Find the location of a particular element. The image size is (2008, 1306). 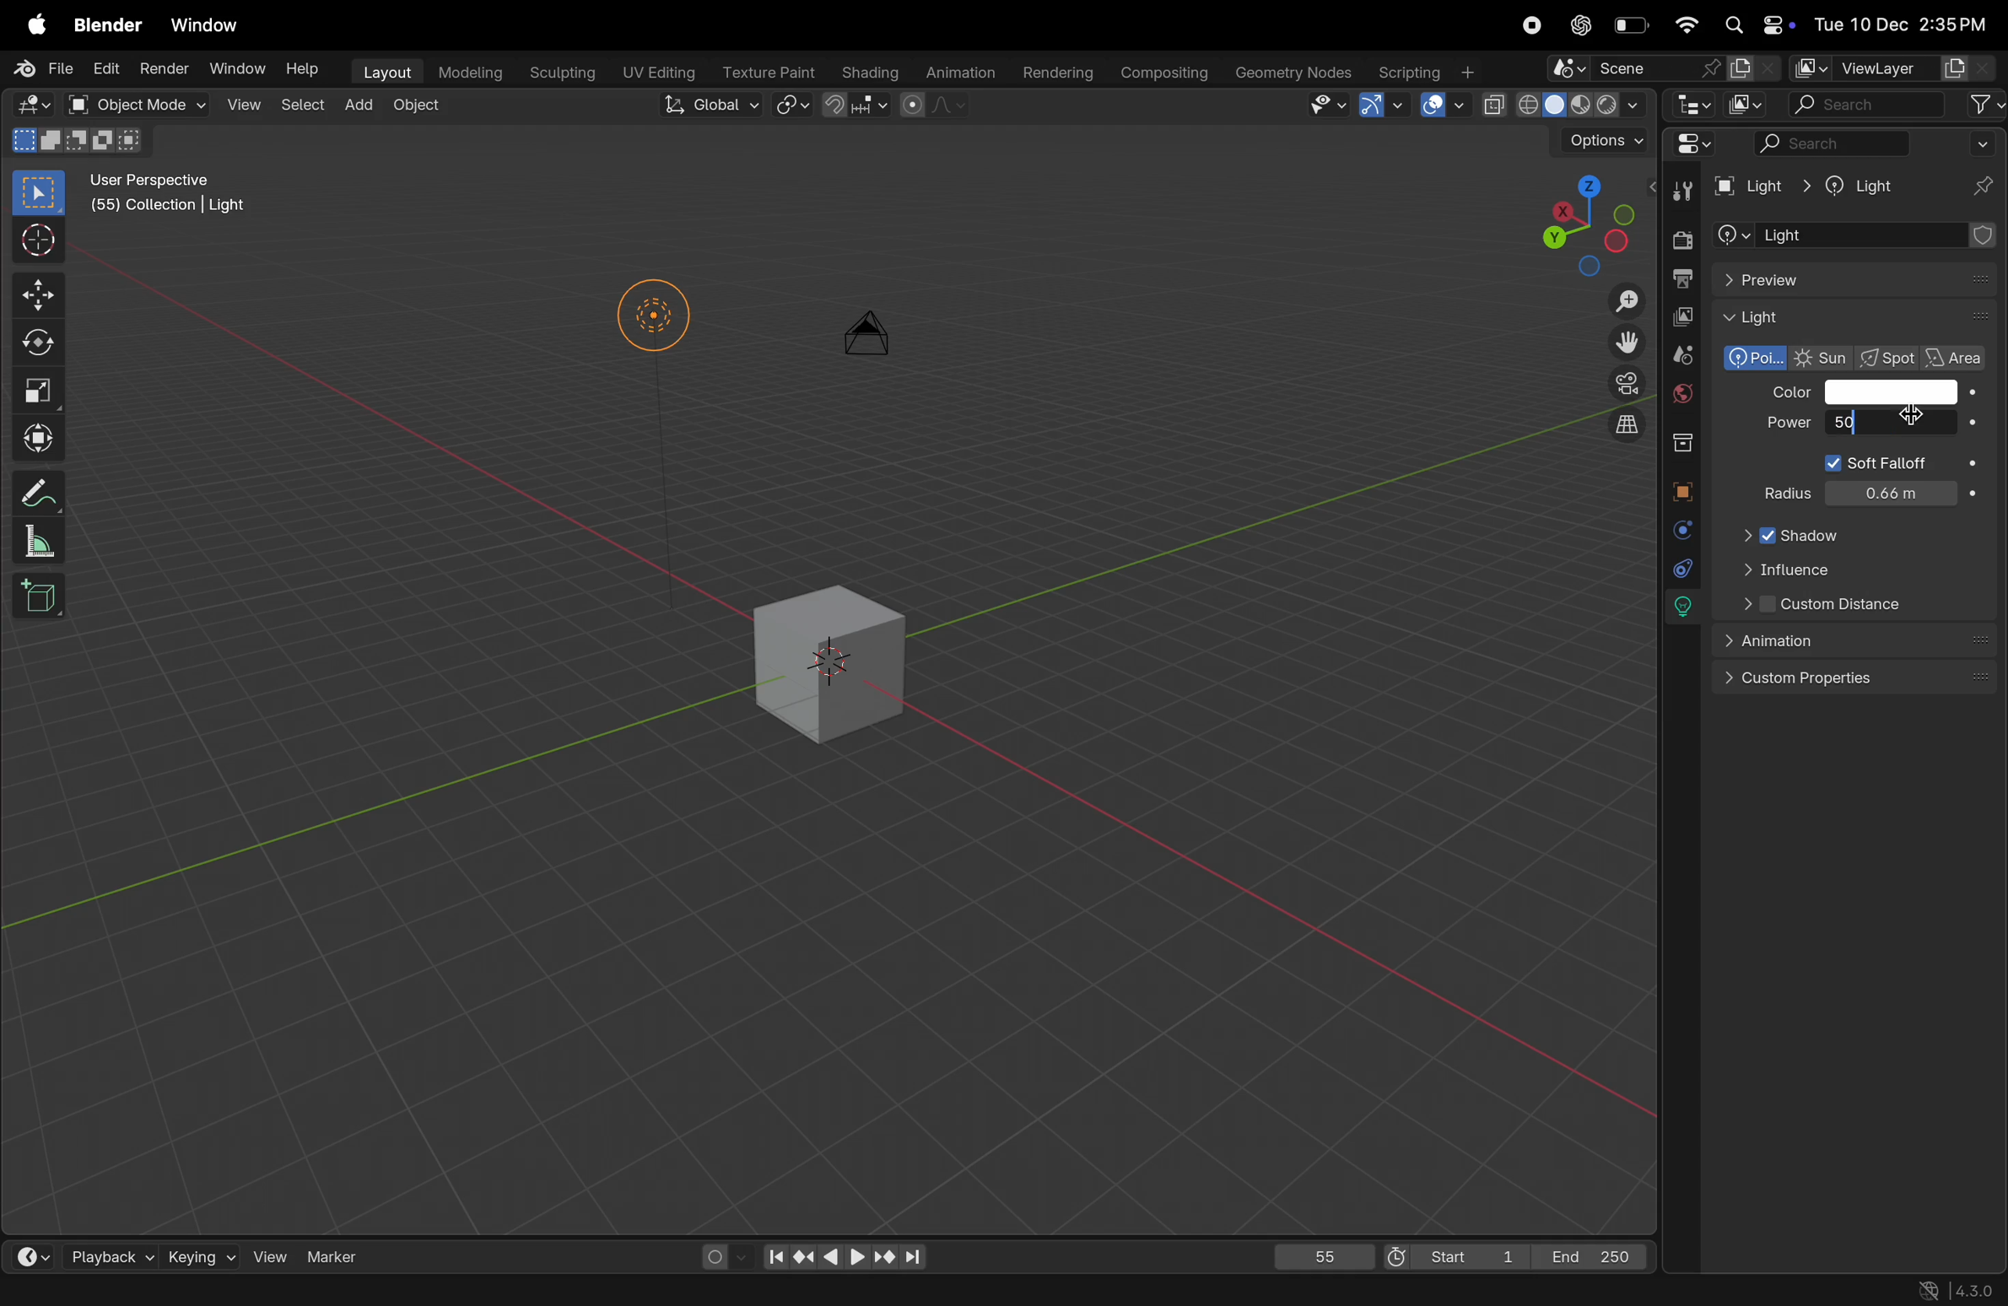

blender is located at coordinates (108, 23).